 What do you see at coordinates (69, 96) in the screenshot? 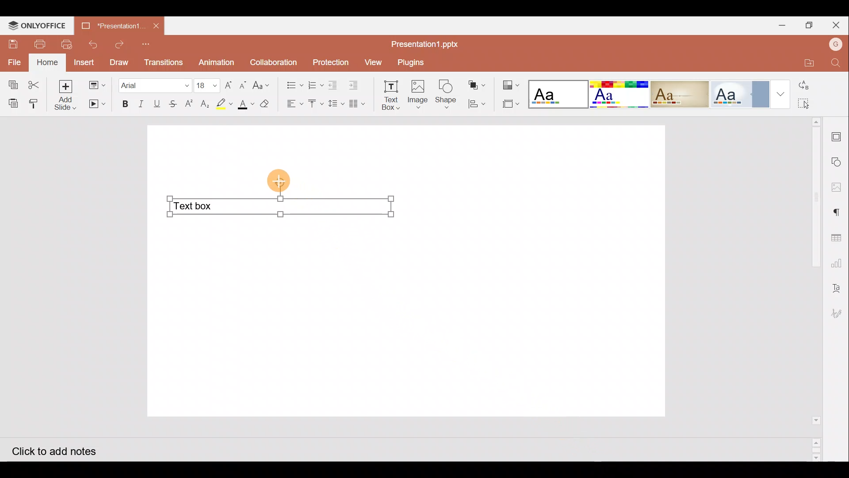
I see `Add slide` at bounding box center [69, 96].